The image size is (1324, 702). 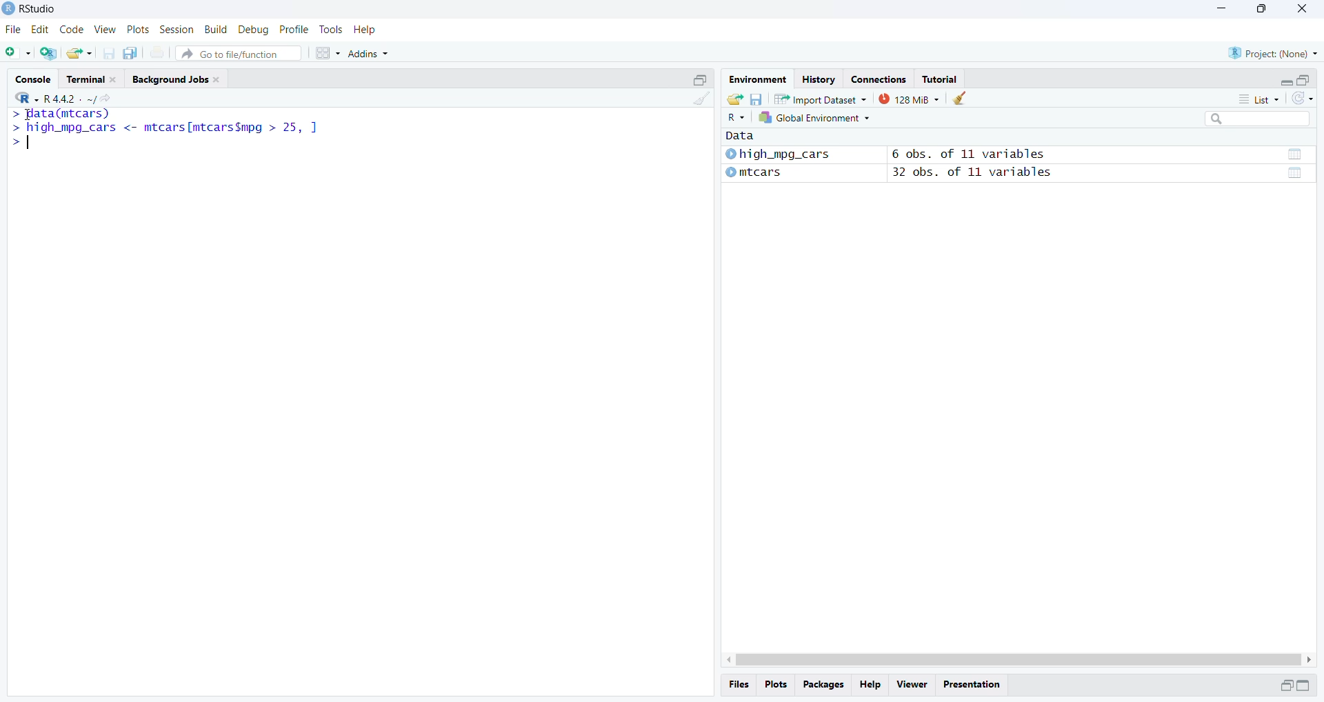 I want to click on Project: (None), so click(x=1274, y=52).